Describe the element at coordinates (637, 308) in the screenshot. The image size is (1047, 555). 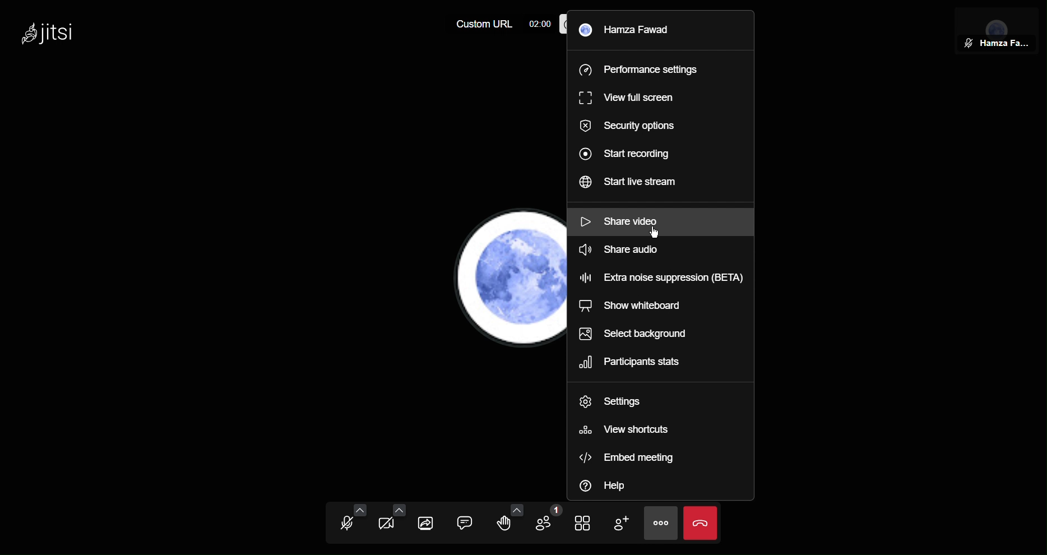
I see `Show whiteboard` at that location.